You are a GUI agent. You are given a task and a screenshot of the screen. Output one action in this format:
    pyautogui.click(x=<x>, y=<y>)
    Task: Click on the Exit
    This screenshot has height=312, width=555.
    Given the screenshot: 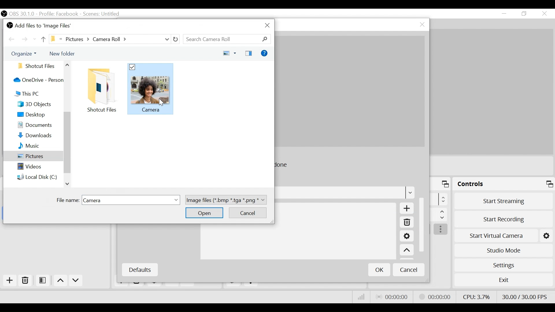 What is the action you would take?
    pyautogui.click(x=504, y=281)
    